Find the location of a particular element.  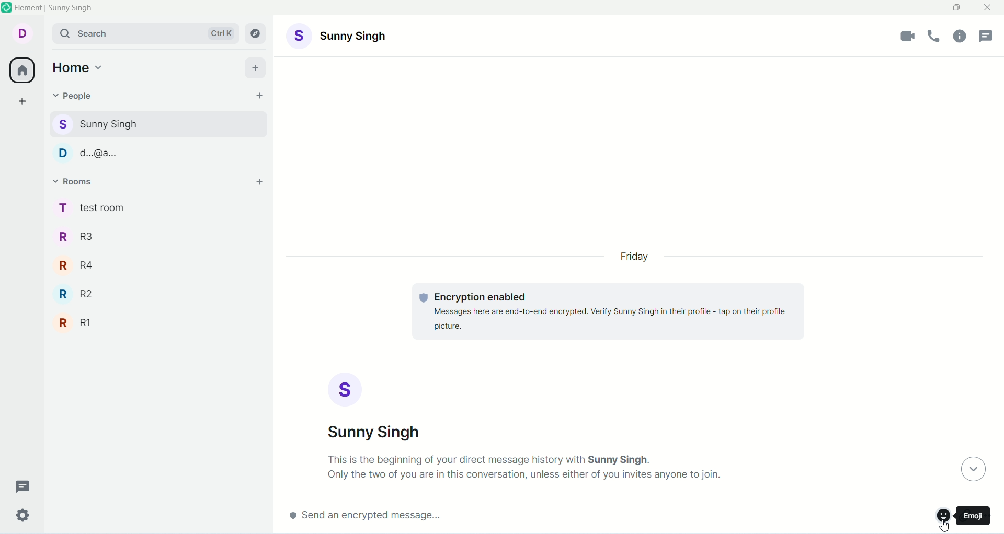

day is located at coordinates (636, 257).